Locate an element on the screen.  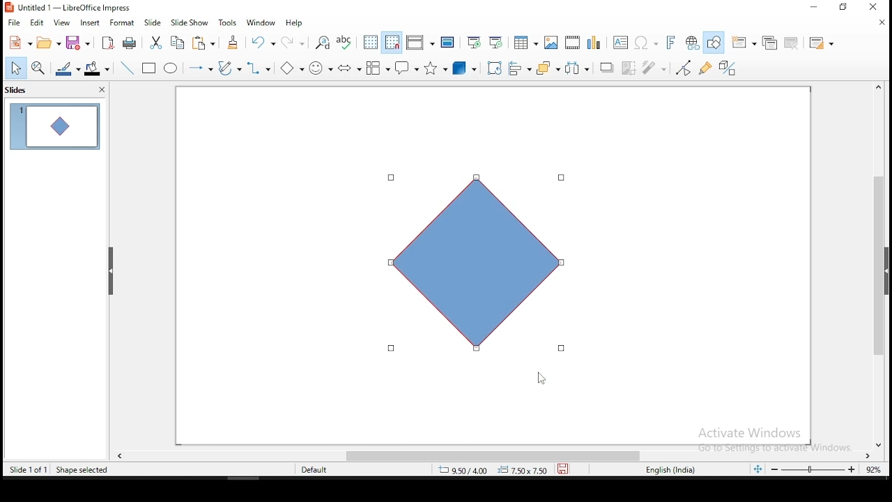
show draw functions is located at coordinates (716, 42).